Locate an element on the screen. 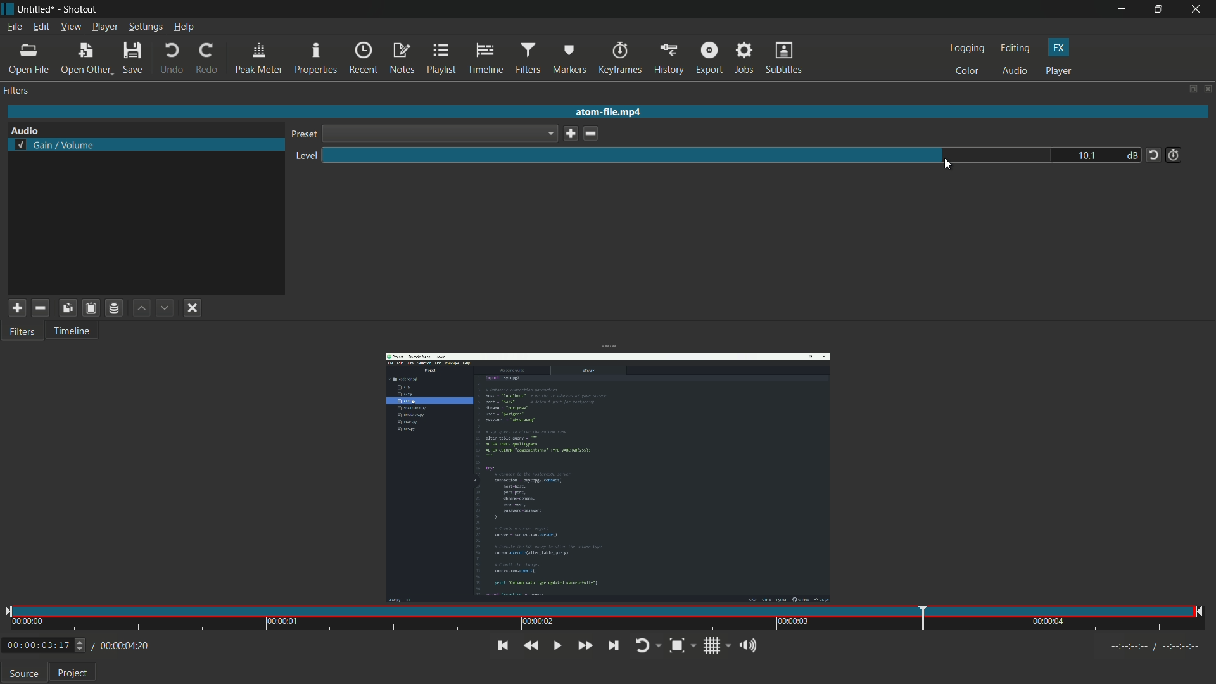 The height and width of the screenshot is (684, 1216). level is located at coordinates (305, 156).